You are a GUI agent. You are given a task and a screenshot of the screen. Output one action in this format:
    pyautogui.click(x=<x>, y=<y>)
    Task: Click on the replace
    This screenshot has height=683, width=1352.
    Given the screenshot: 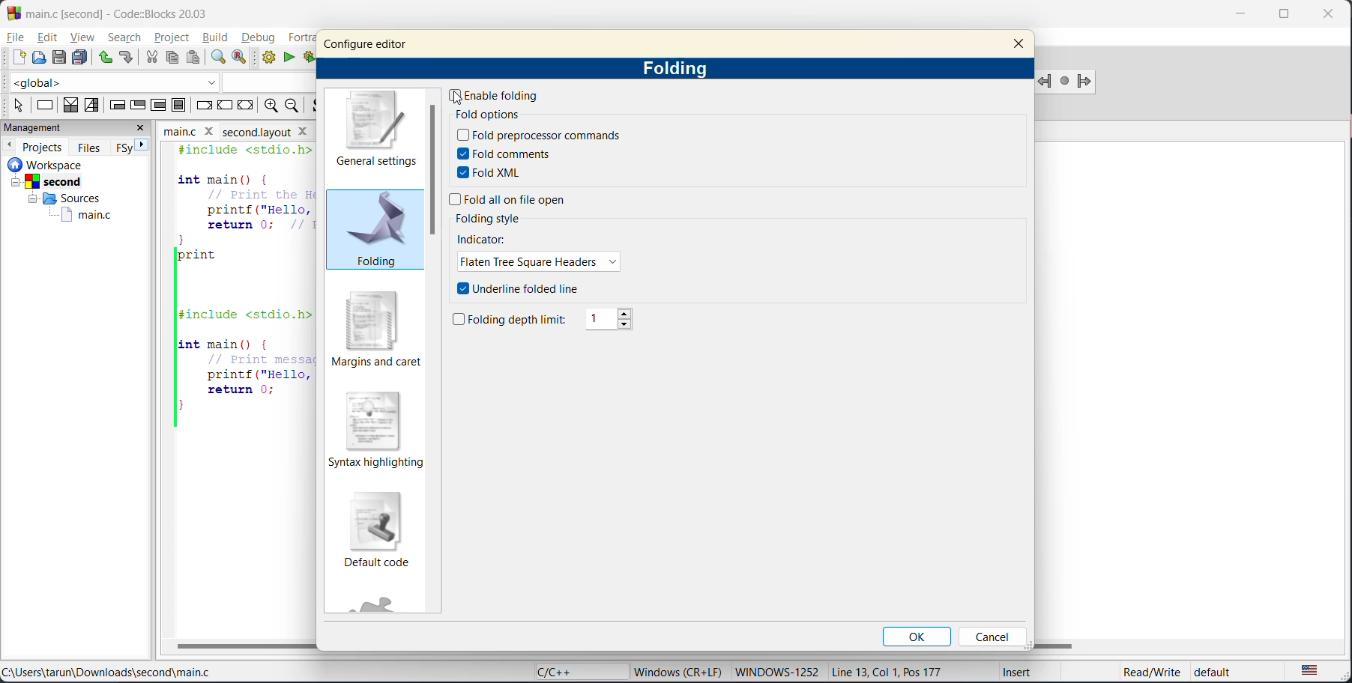 What is the action you would take?
    pyautogui.click(x=244, y=59)
    